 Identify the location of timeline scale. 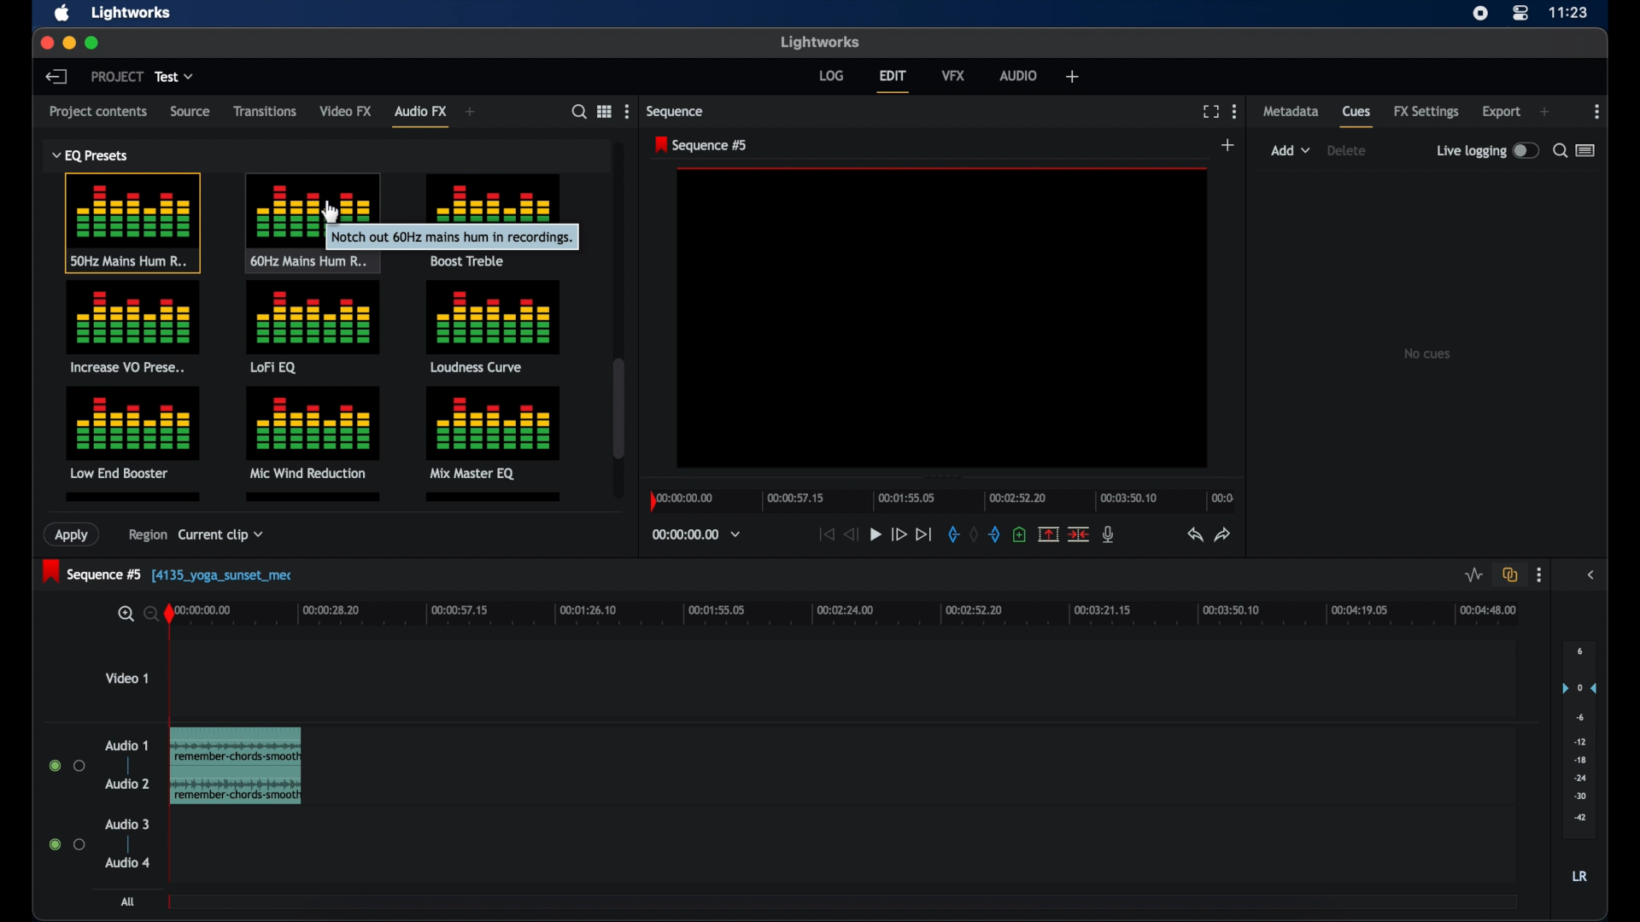
(859, 616).